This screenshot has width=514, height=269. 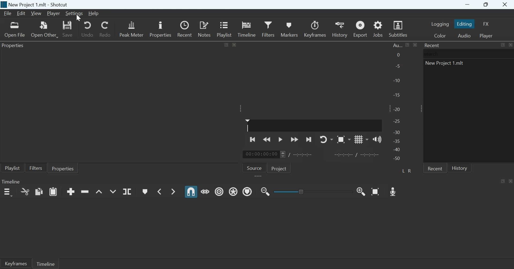 I want to click on Right, so click(x=411, y=171).